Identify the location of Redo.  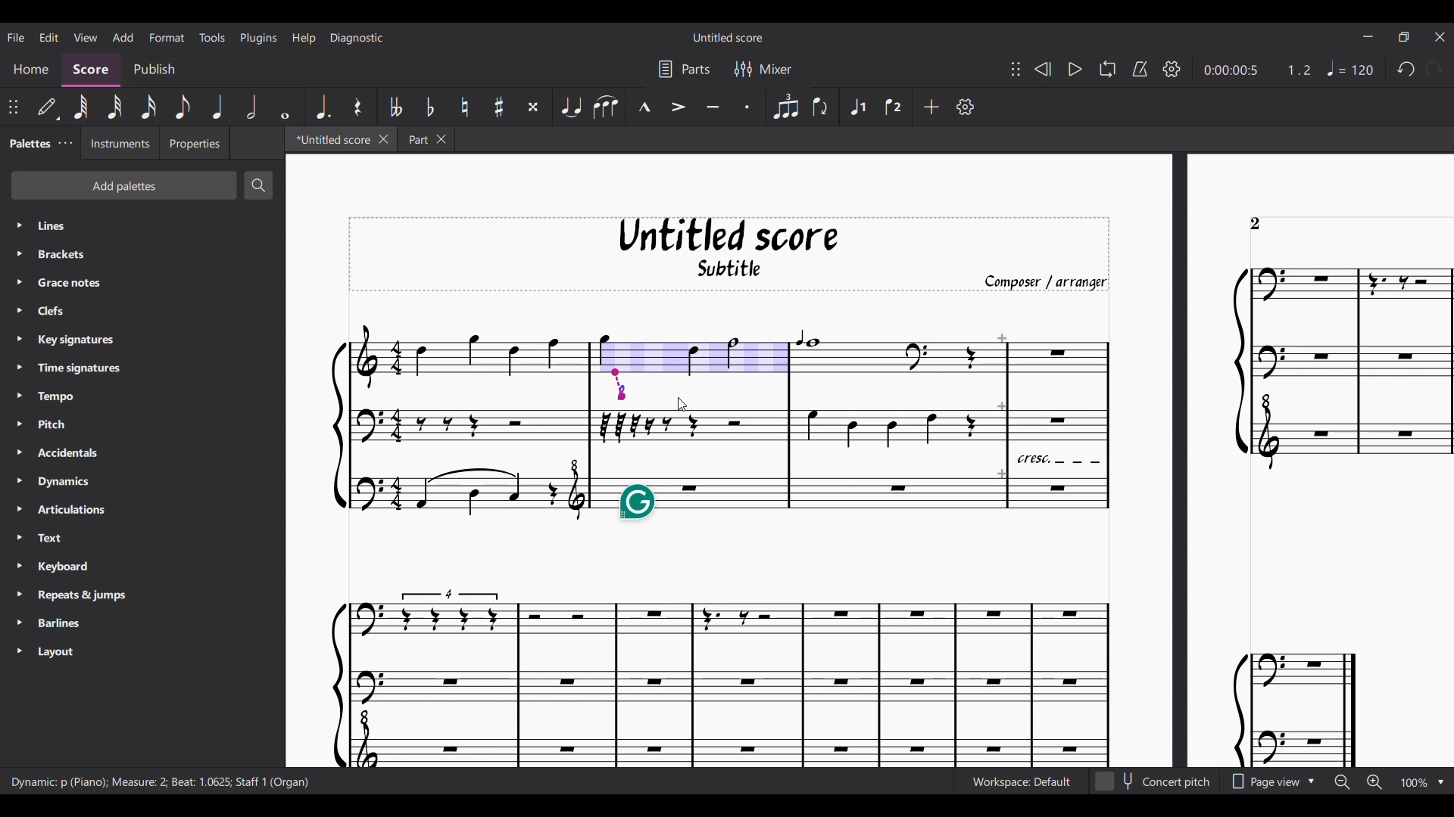
(1434, 69).